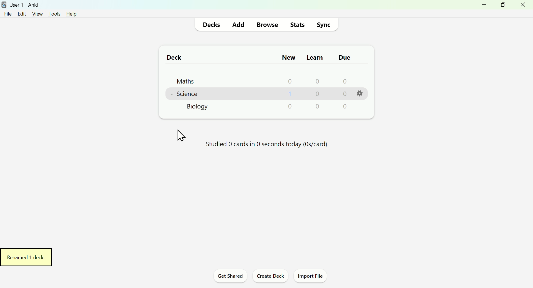  Describe the element at coordinates (317, 81) in the screenshot. I see `0` at that location.